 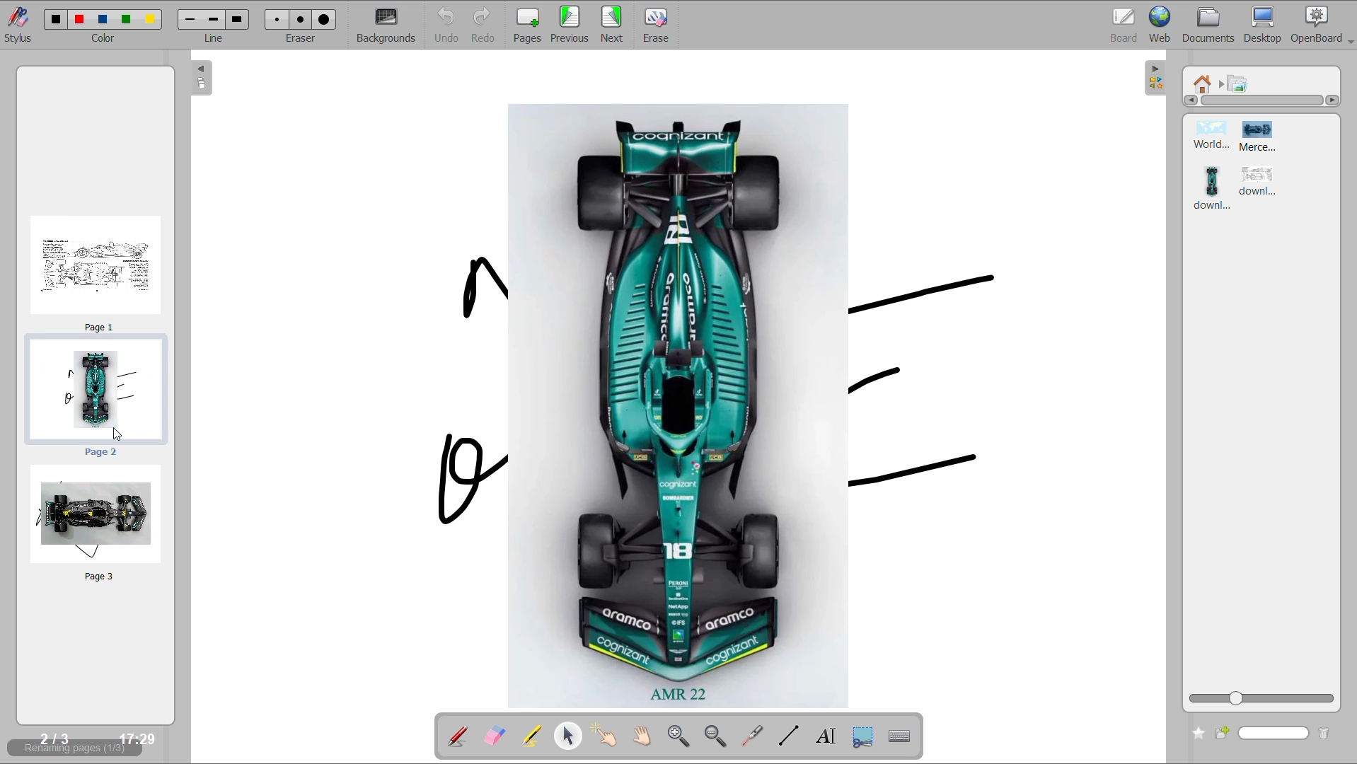 I want to click on line size 2, so click(x=214, y=19).